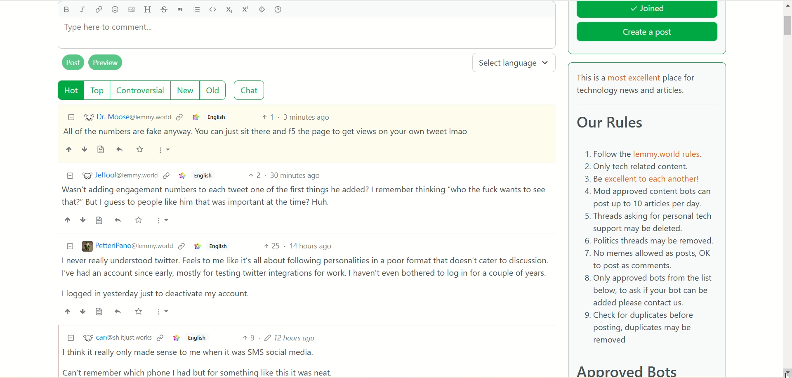 Image resolution: width=792 pixels, height=378 pixels. Describe the element at coordinates (262, 9) in the screenshot. I see `spoiler` at that location.